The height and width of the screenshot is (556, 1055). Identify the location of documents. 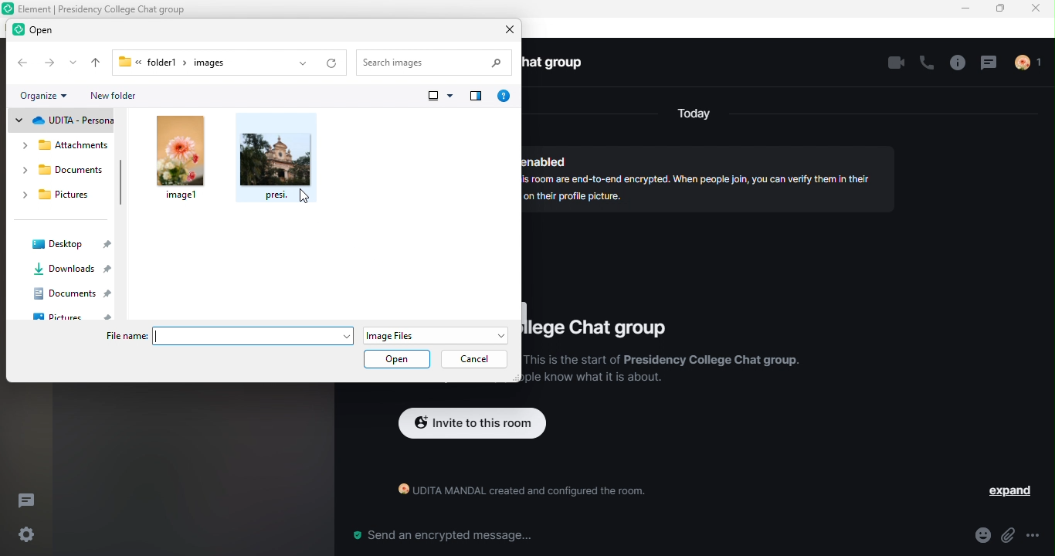
(74, 294).